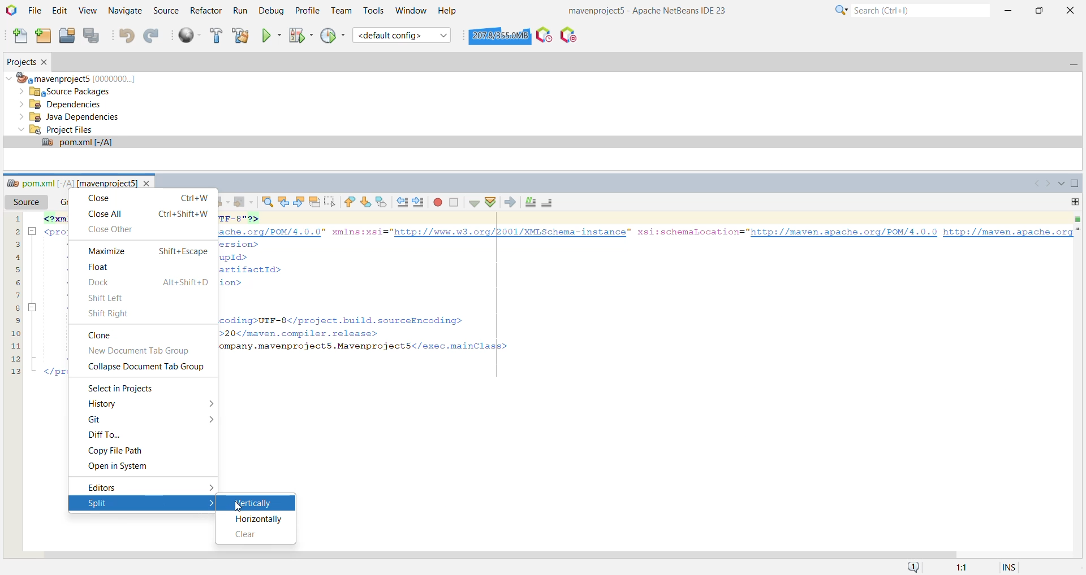  Describe the element at coordinates (153, 36) in the screenshot. I see `Redo` at that location.